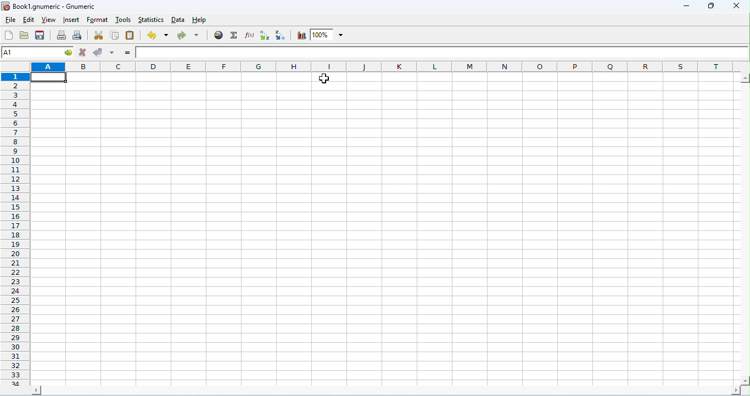 The width and height of the screenshot is (750, 396). I want to click on Book1 gnumeric - Gnumeric, so click(50, 6).